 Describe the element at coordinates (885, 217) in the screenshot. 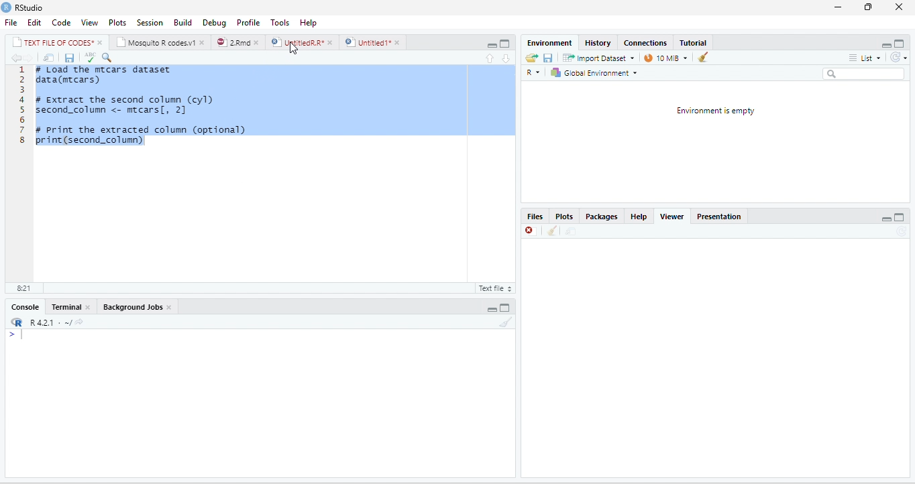

I see `minimize` at that location.